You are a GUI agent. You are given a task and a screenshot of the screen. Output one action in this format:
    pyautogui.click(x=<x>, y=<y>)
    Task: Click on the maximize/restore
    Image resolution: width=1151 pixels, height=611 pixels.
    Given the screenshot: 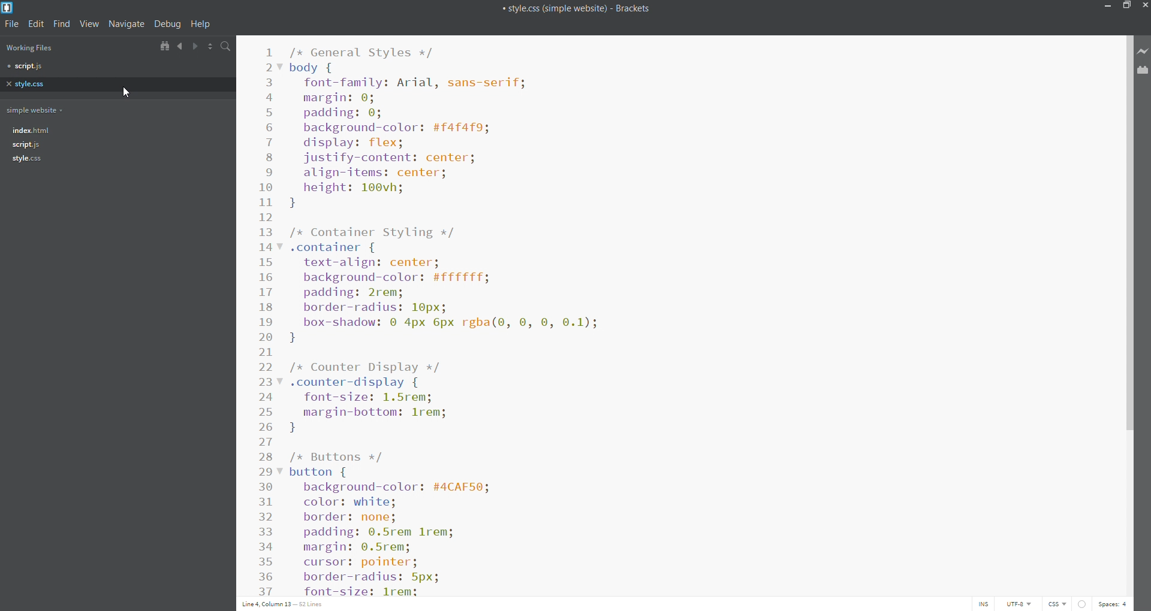 What is the action you would take?
    pyautogui.click(x=1127, y=7)
    